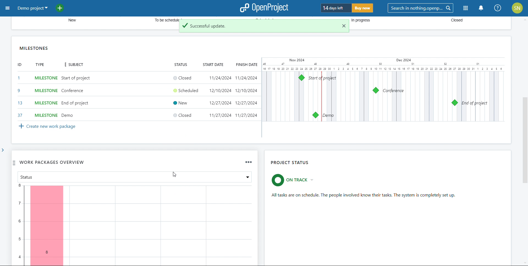 The width and height of the screenshot is (528, 266). I want to click on set status, so click(179, 90).